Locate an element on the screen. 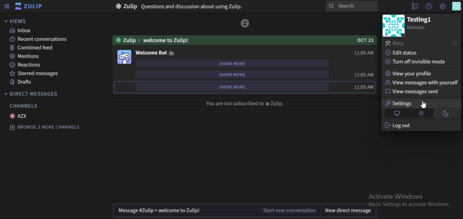 Image resolution: width=463 pixels, height=219 pixels. cursor is located at coordinates (425, 104).